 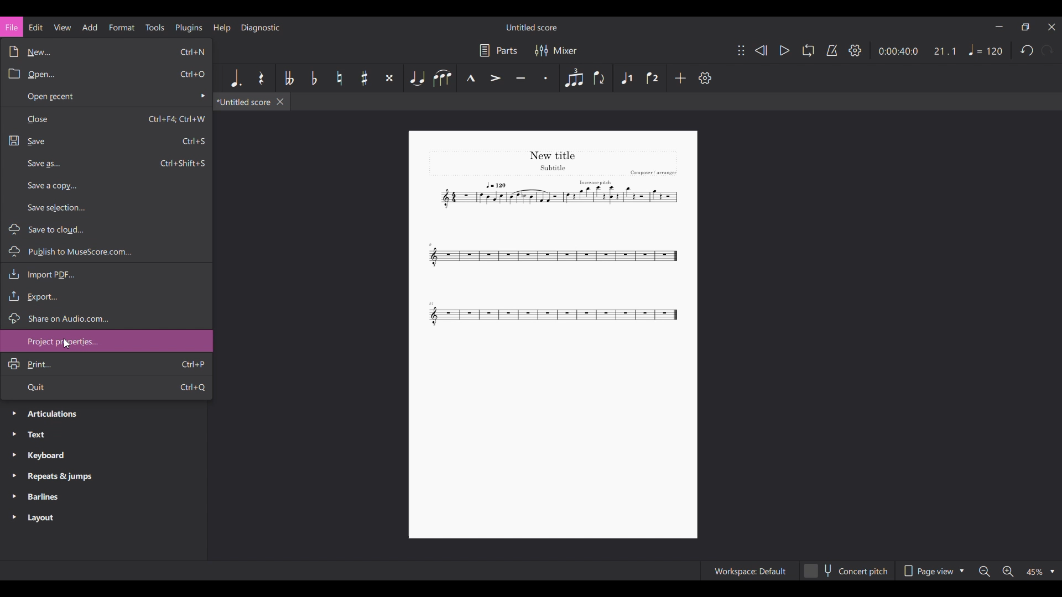 I want to click on Repeats & jumps, so click(x=104, y=476).